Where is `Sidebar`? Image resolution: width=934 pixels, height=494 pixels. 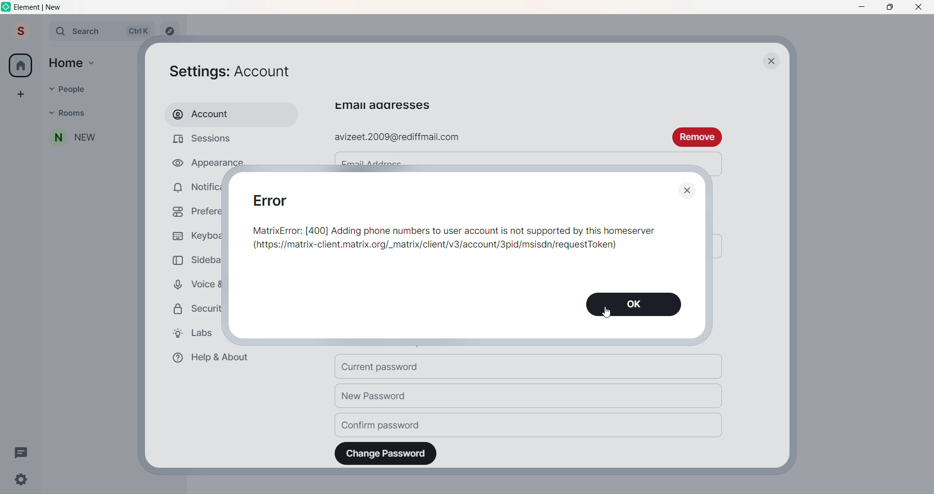 Sidebar is located at coordinates (193, 259).